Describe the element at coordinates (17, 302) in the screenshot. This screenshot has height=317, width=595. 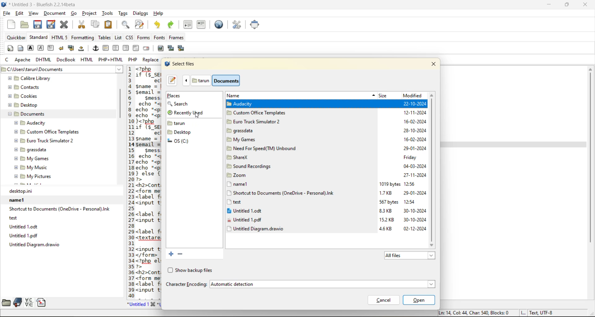
I see `bookmarks` at that location.